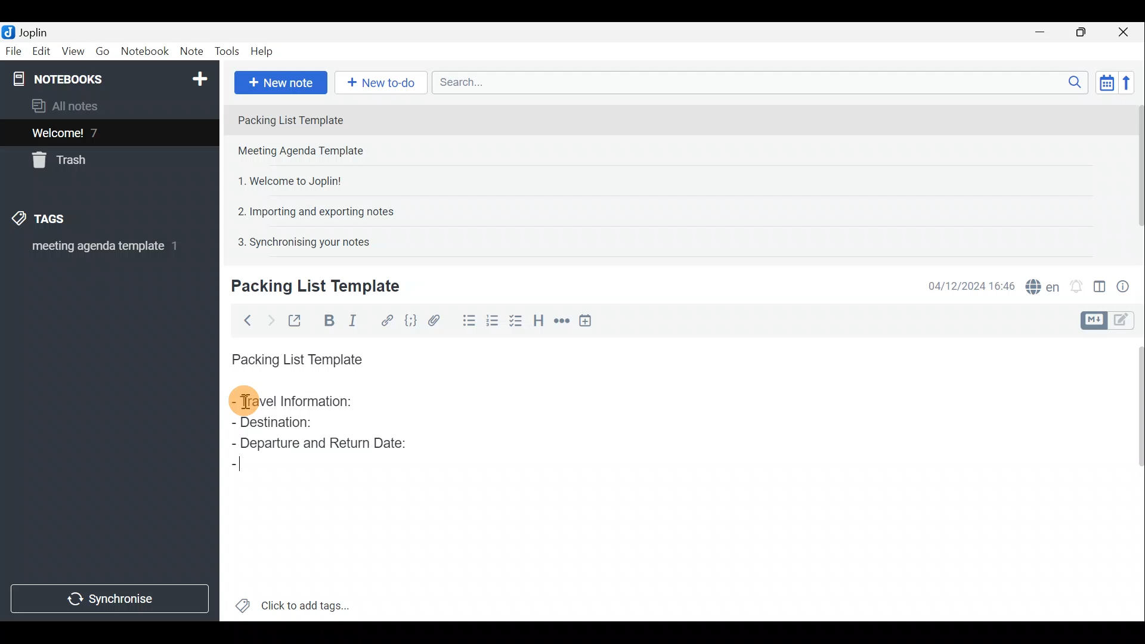 Image resolution: width=1145 pixels, height=644 pixels. I want to click on Minimise, so click(1046, 34).